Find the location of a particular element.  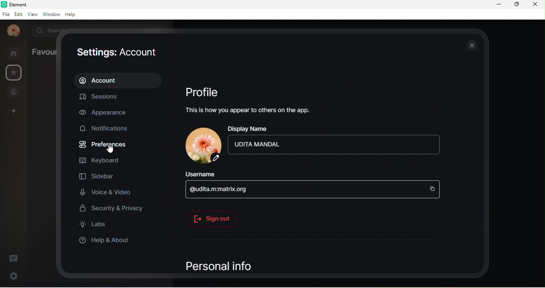

file is located at coordinates (6, 14).